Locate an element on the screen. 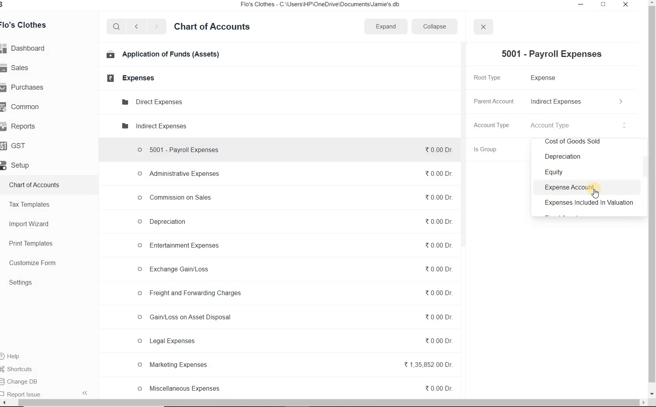 The image size is (656, 407). move down is located at coordinates (652, 395).